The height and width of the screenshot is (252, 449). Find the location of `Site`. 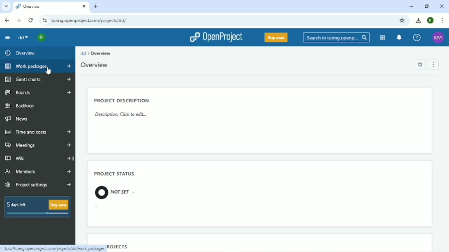

Site is located at coordinates (90, 21).